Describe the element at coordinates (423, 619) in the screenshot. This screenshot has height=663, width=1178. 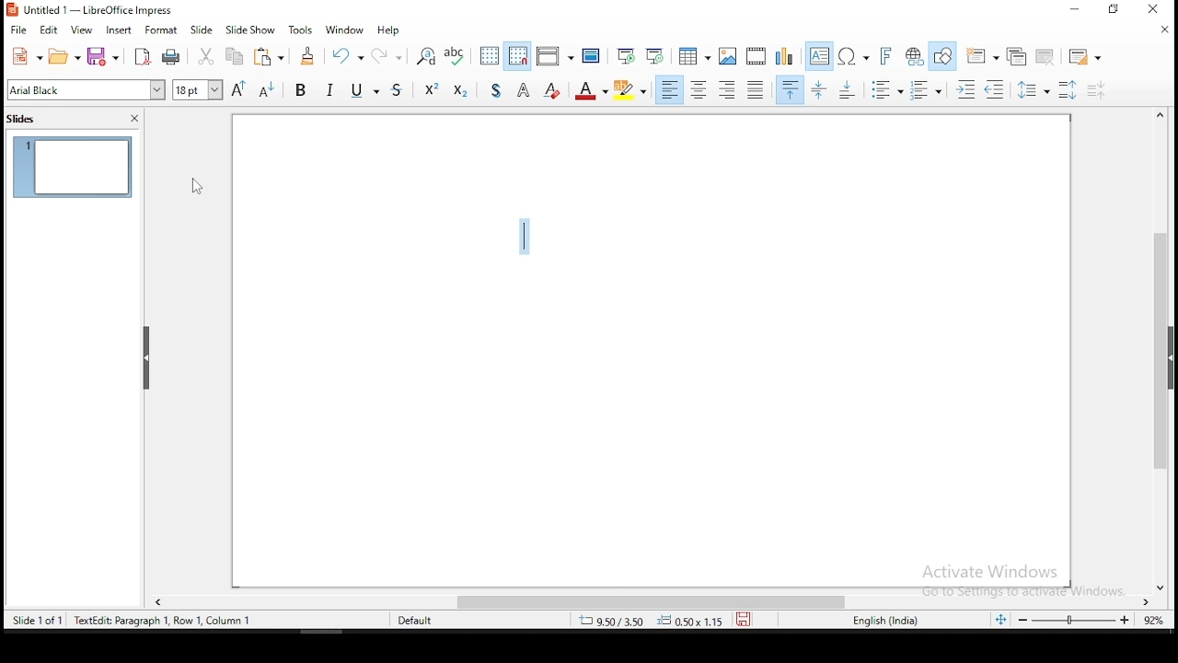
I see `Default` at that location.